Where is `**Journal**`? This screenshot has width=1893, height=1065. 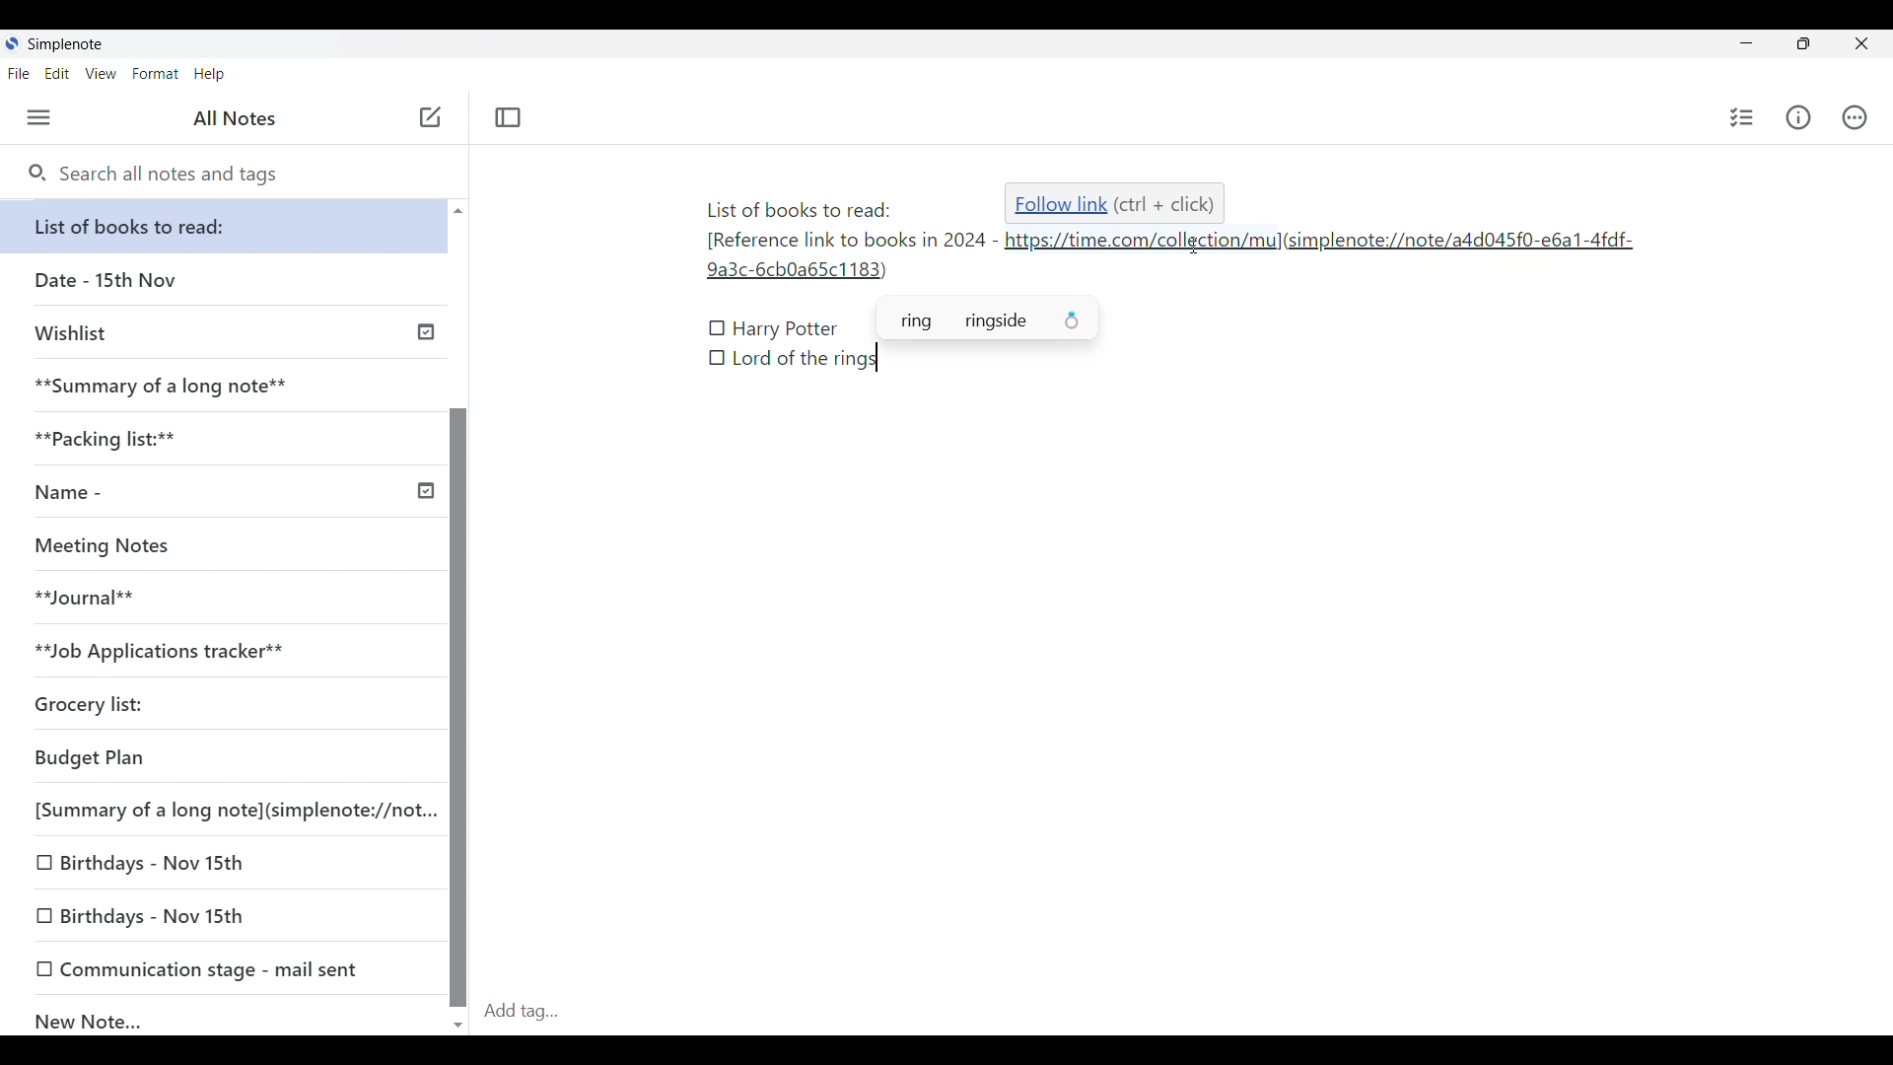 **Journal** is located at coordinates (218, 599).